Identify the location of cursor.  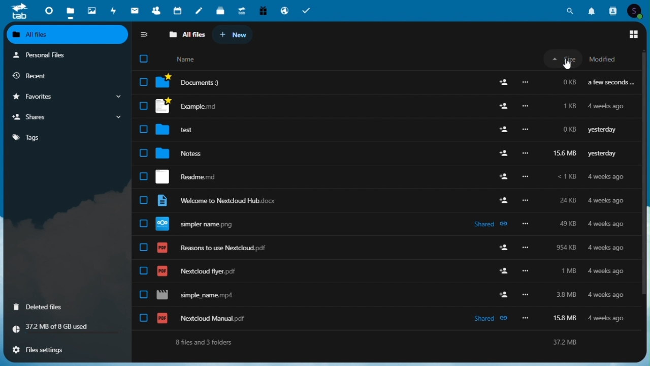
(568, 64).